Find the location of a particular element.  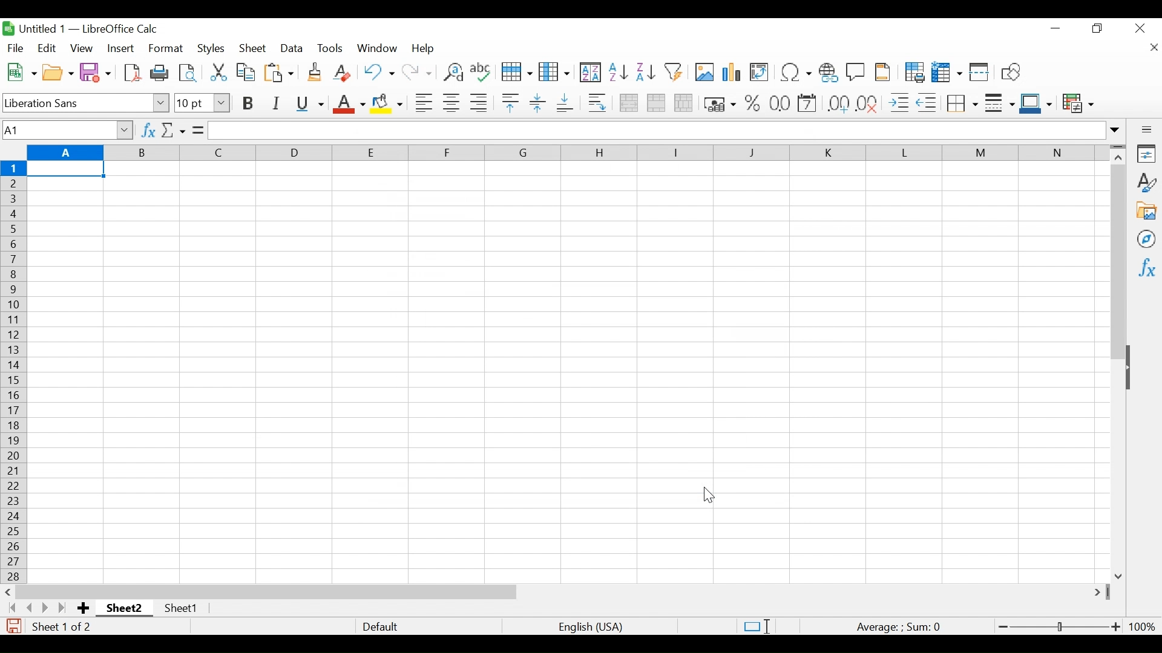

Align Bottom is located at coordinates (564, 103).